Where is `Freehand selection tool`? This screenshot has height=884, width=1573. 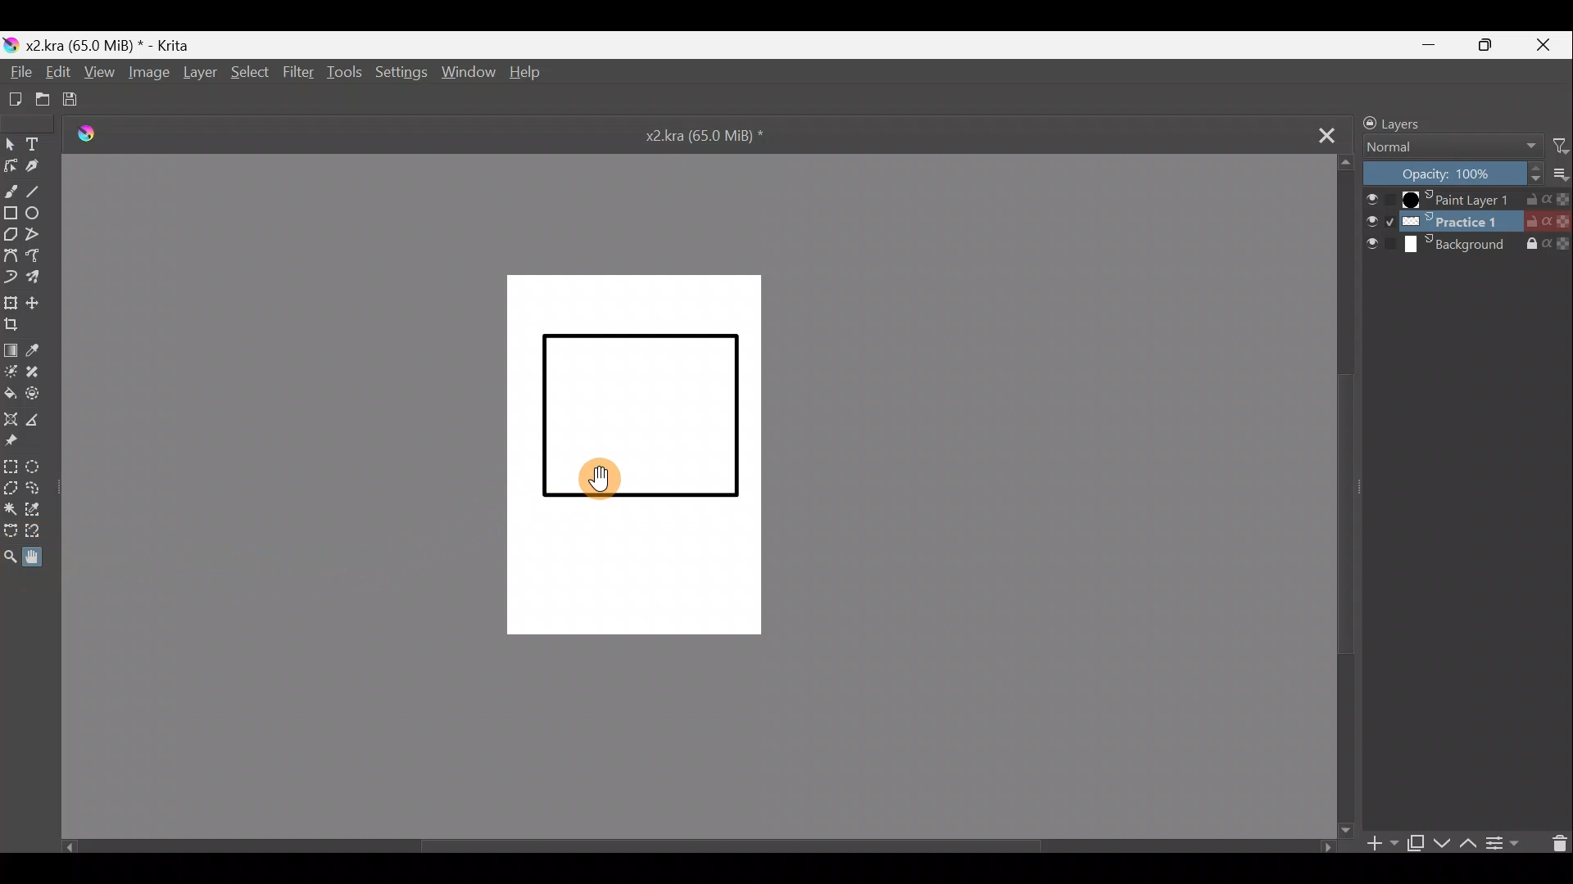
Freehand selection tool is located at coordinates (36, 490).